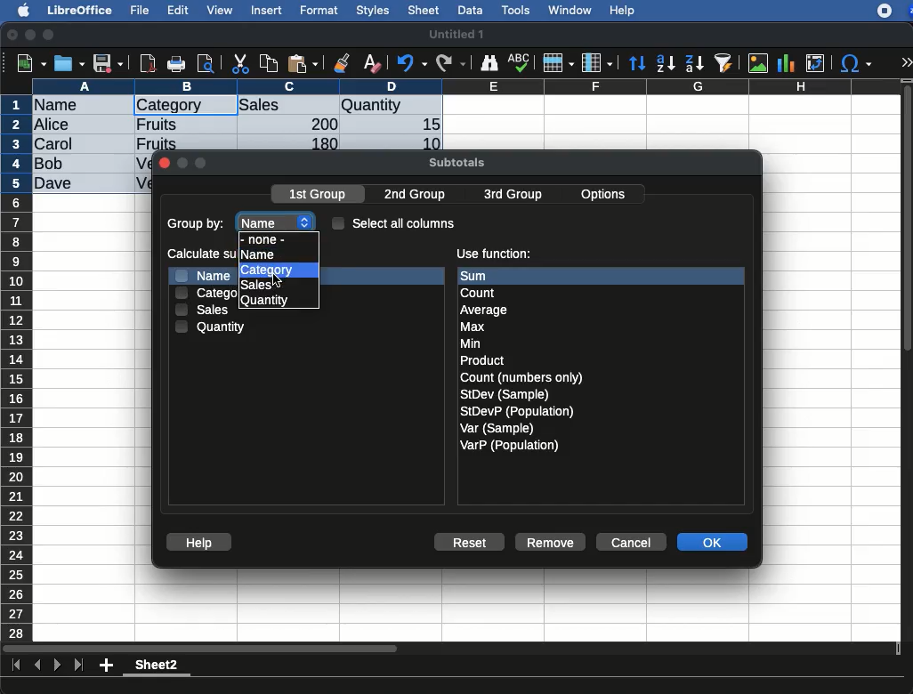 This screenshot has width=913, height=694. What do you see at coordinates (257, 254) in the screenshot?
I see `name` at bounding box center [257, 254].